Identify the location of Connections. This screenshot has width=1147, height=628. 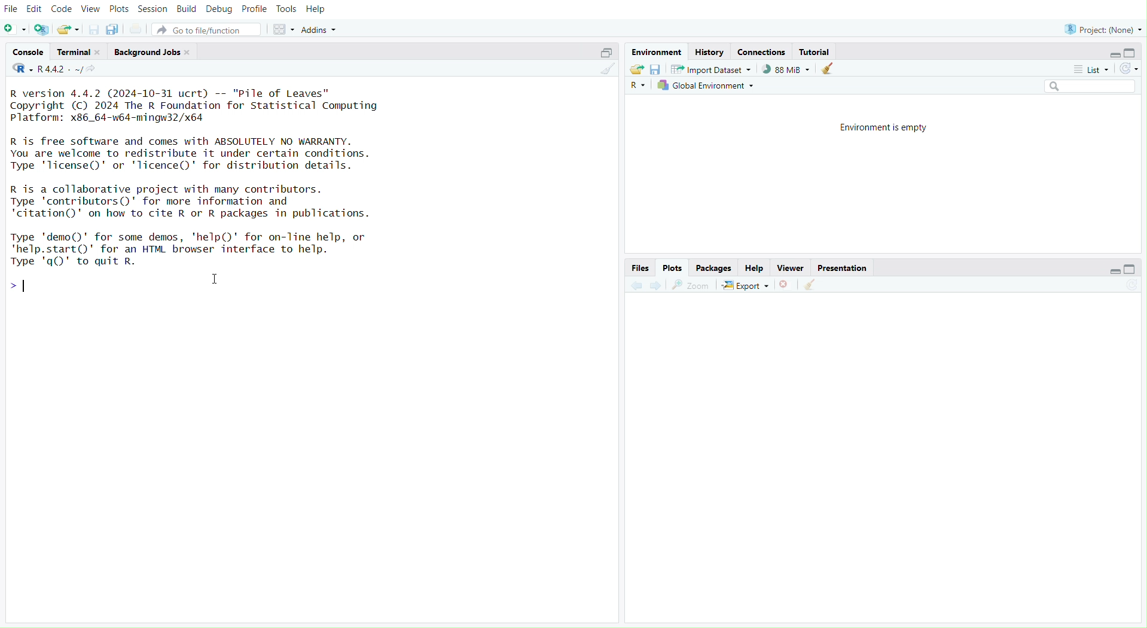
(762, 52).